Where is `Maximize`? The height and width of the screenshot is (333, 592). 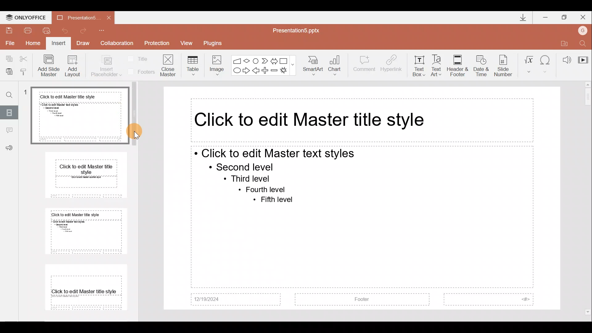
Maximize is located at coordinates (565, 16).